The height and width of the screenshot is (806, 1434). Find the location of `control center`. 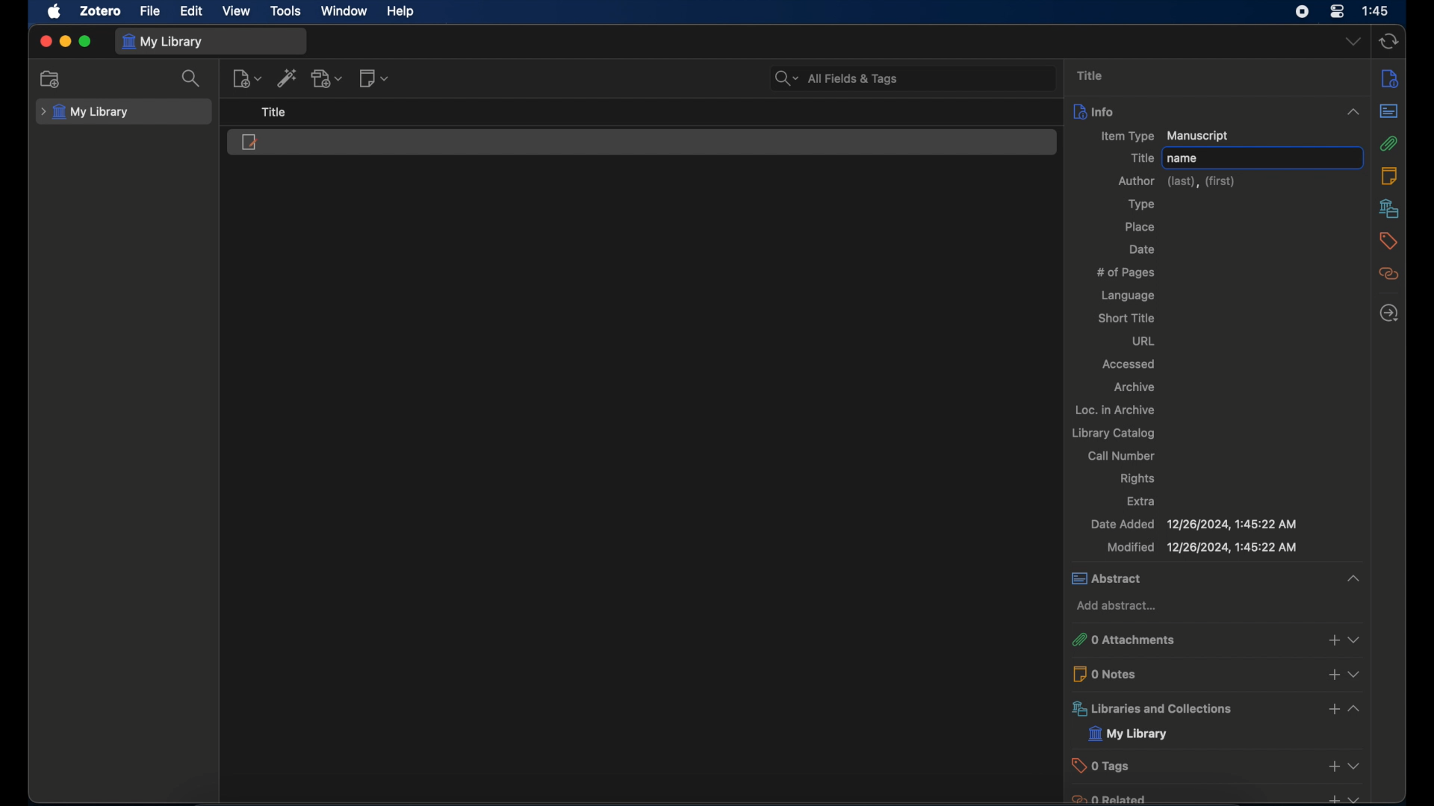

control center is located at coordinates (1337, 11).